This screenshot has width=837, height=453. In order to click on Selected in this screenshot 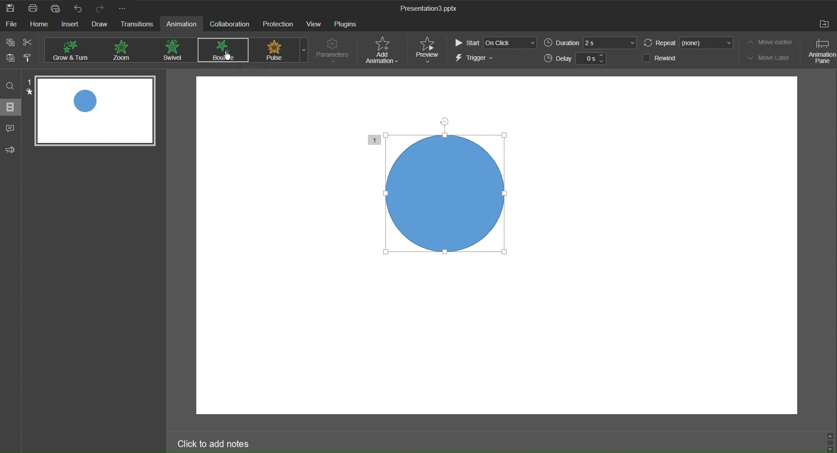, I will do `click(444, 190)`.